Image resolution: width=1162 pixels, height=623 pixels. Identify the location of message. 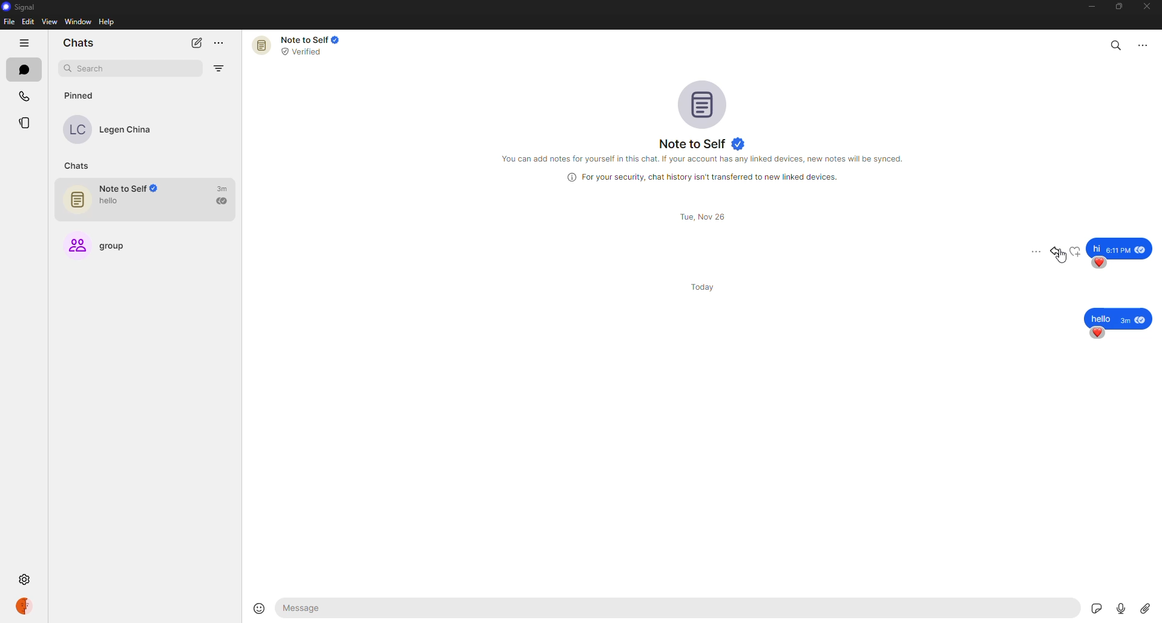
(370, 609).